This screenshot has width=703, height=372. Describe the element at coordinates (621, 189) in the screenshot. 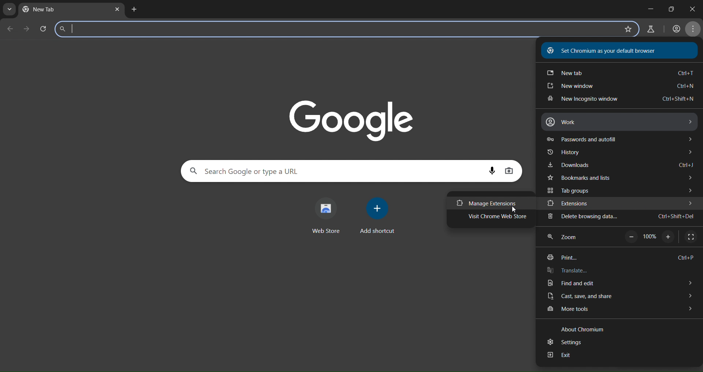

I see `tab groups` at that location.